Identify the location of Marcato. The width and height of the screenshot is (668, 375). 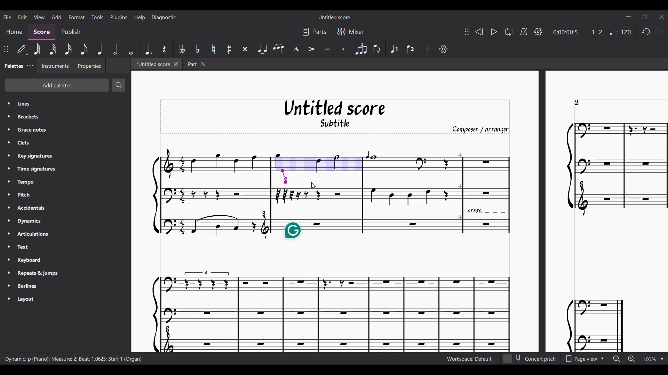
(296, 49).